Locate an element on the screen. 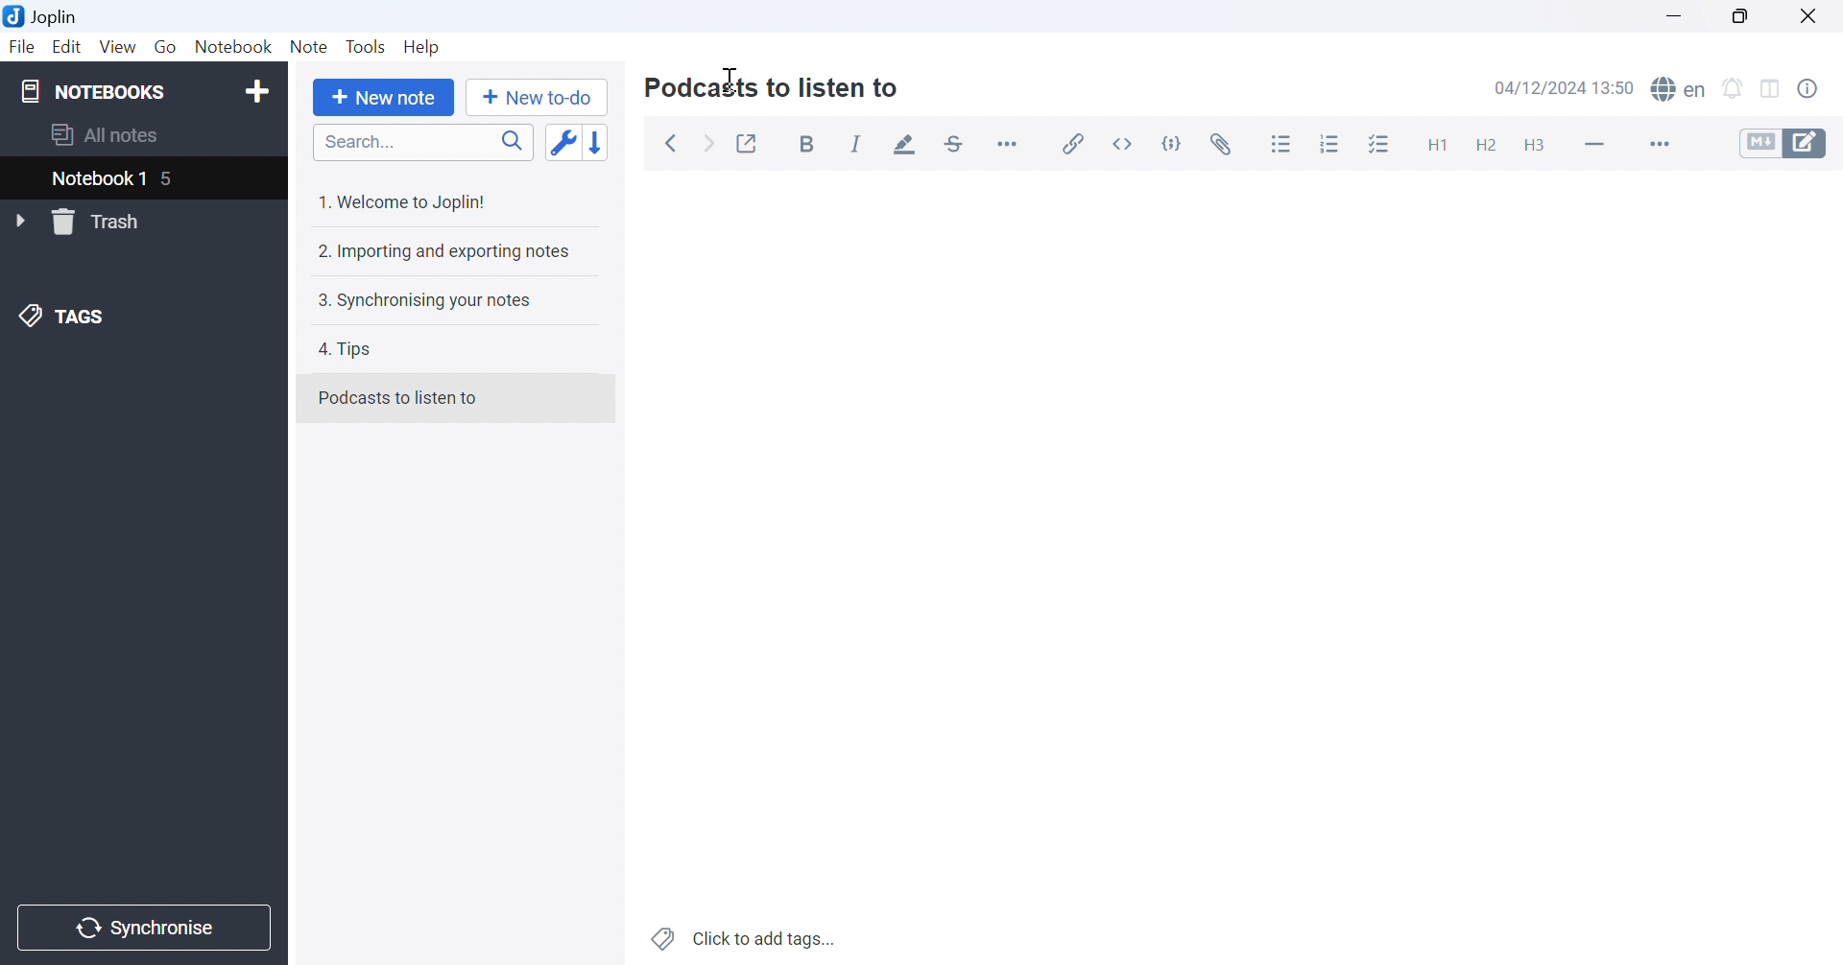 The height and width of the screenshot is (965, 1843). Heading 1 is located at coordinates (1431, 141).